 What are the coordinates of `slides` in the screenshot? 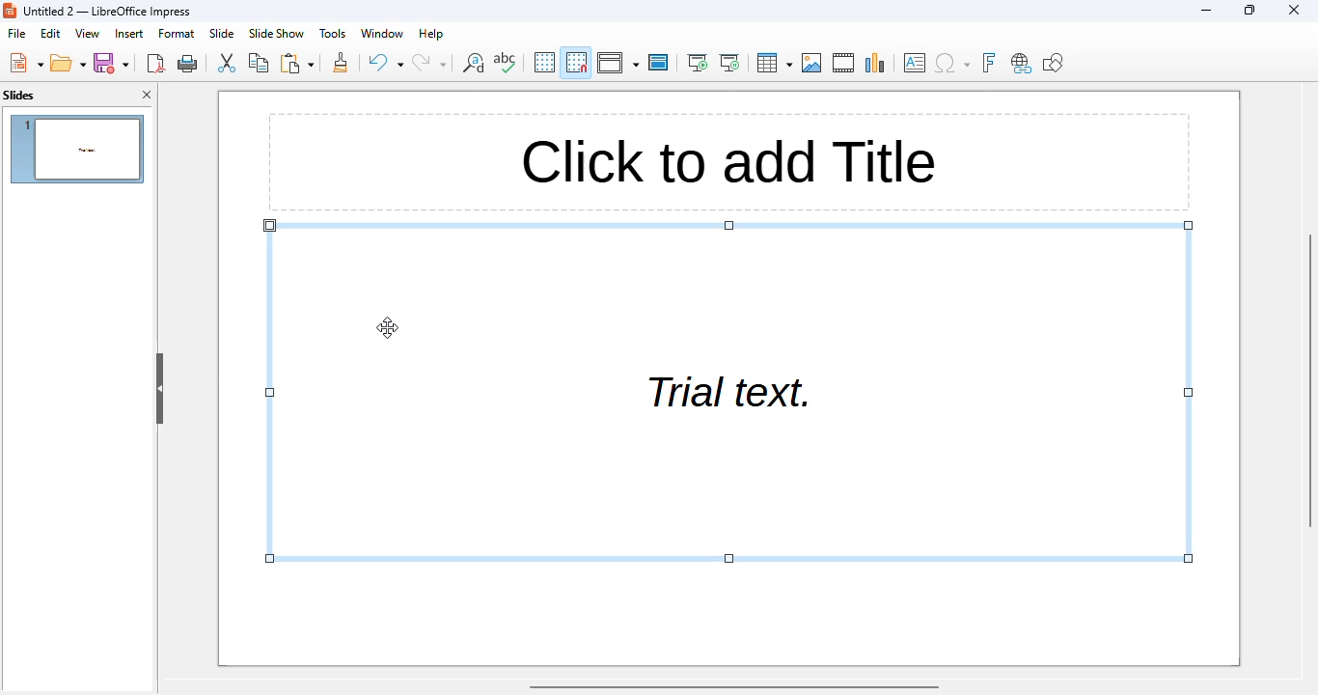 It's located at (19, 96).